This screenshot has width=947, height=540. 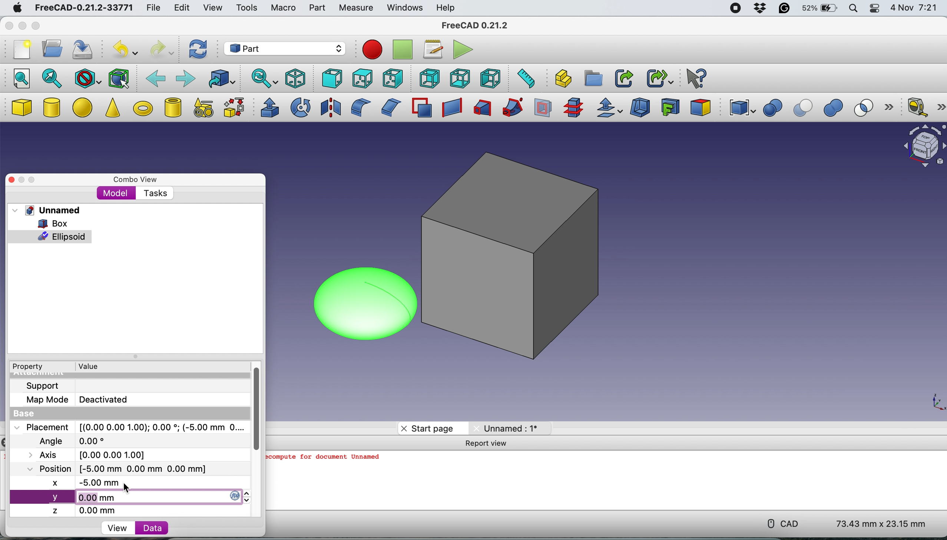 I want to click on macros, so click(x=431, y=50).